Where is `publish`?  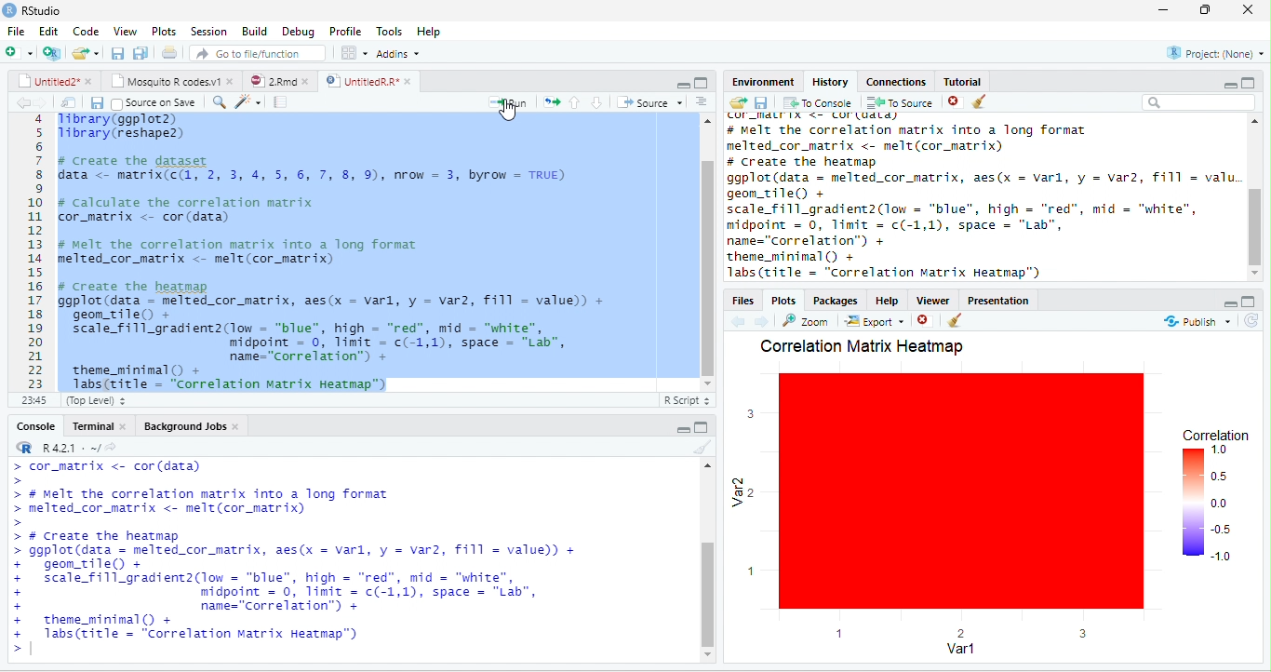 publish is located at coordinates (1189, 323).